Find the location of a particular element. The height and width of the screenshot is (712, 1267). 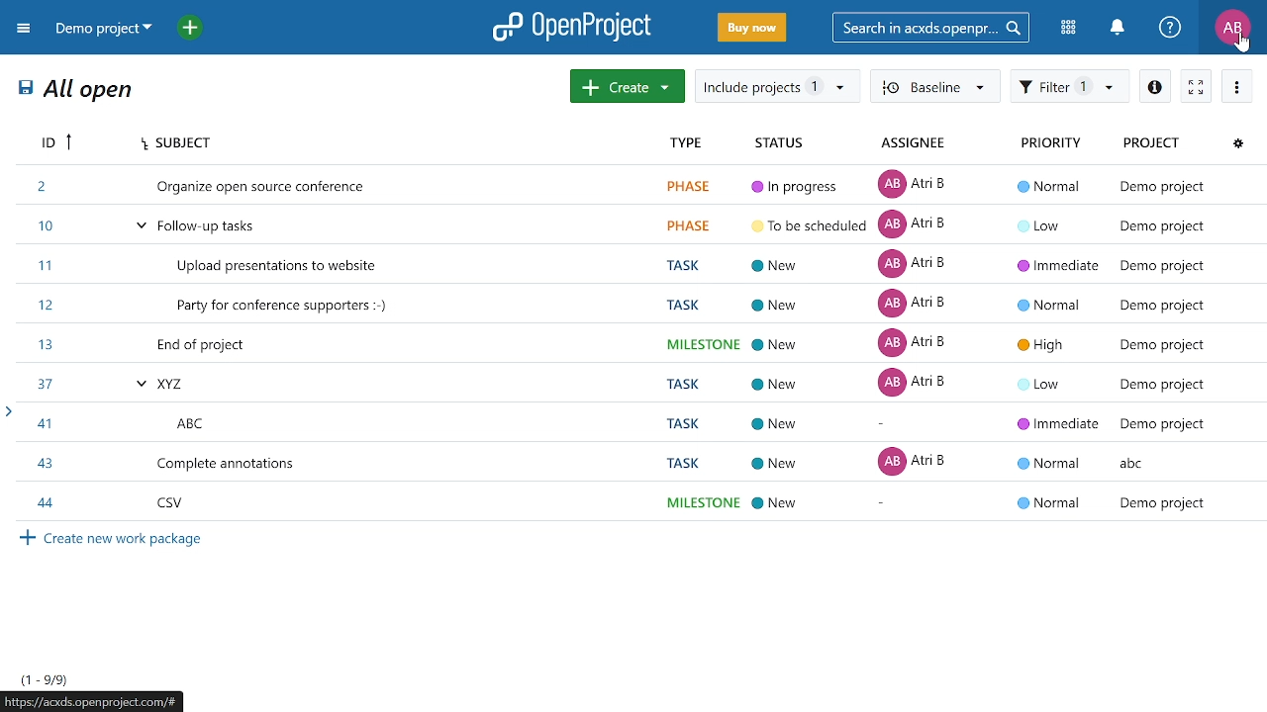

cursor is located at coordinates (1245, 44).